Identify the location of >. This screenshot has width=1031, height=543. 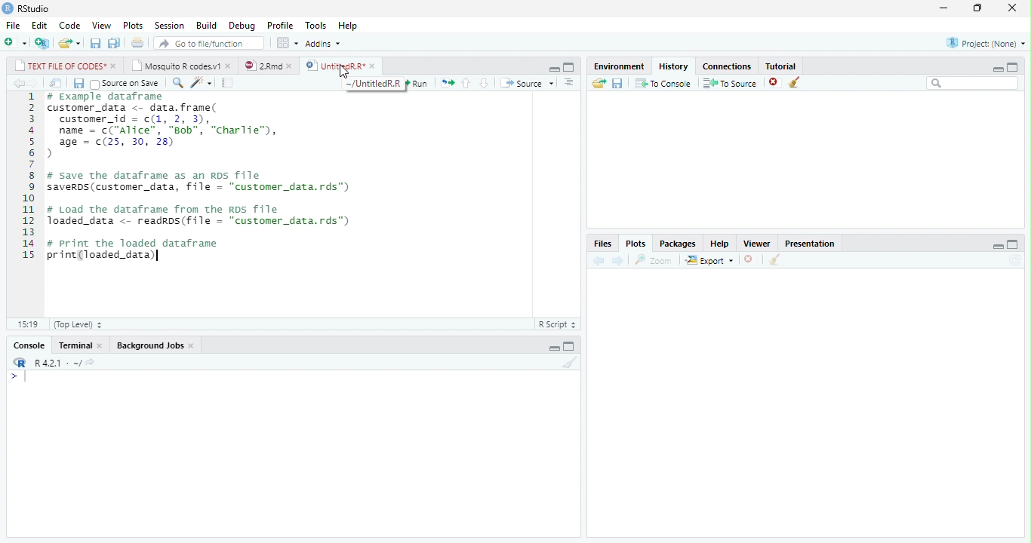
(20, 376).